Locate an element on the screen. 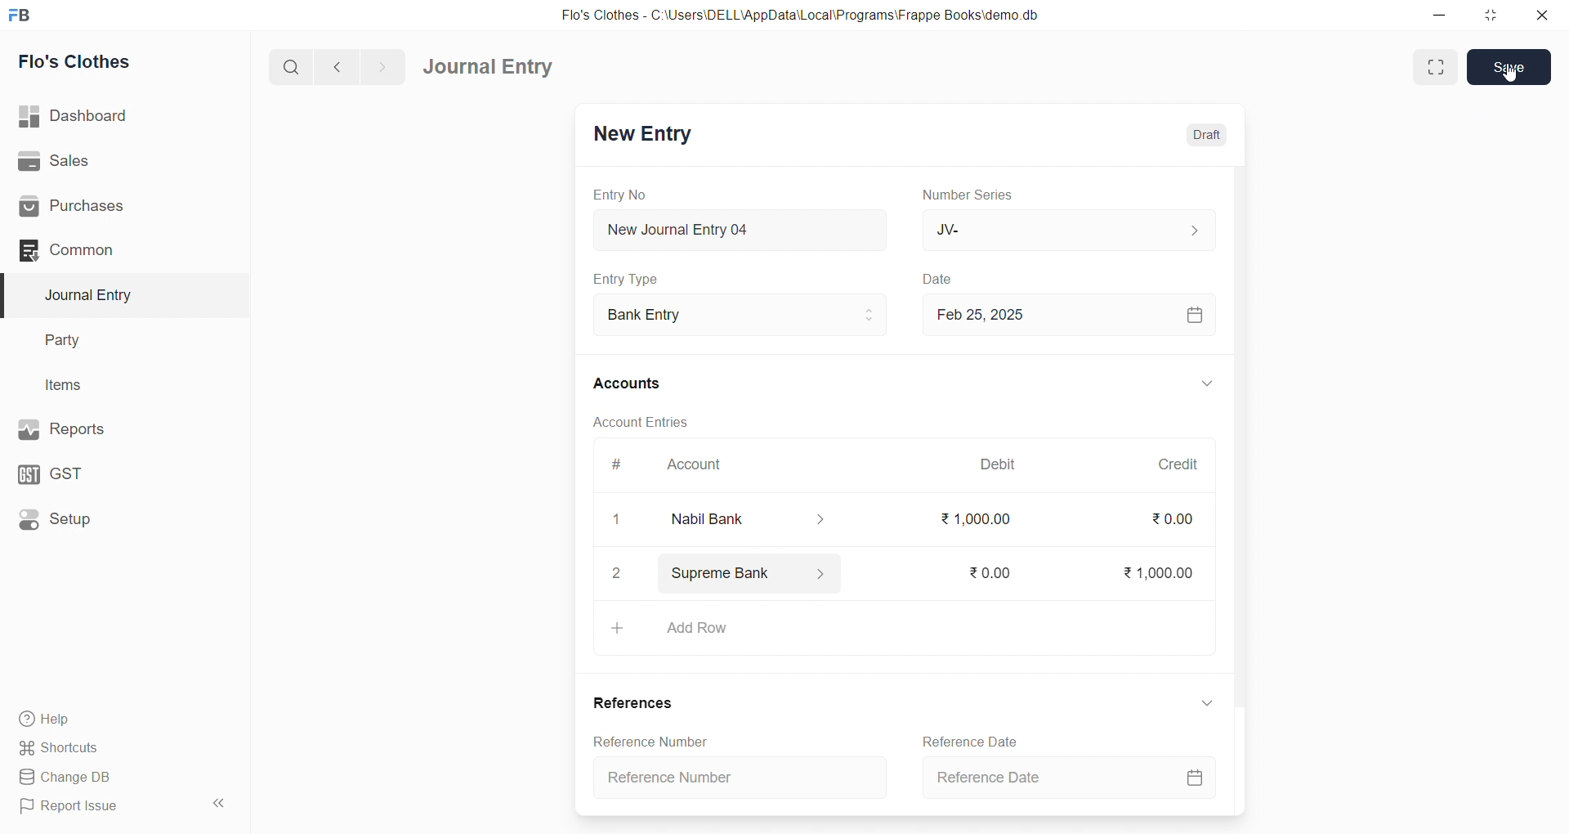 This screenshot has width=1569, height=834. 2 is located at coordinates (618, 574).